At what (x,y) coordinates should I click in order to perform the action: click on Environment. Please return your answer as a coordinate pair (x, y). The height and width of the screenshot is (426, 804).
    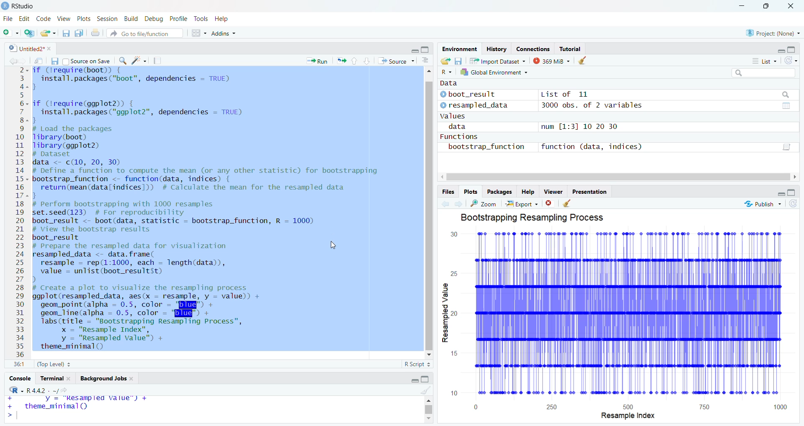
    Looking at the image, I should click on (456, 49).